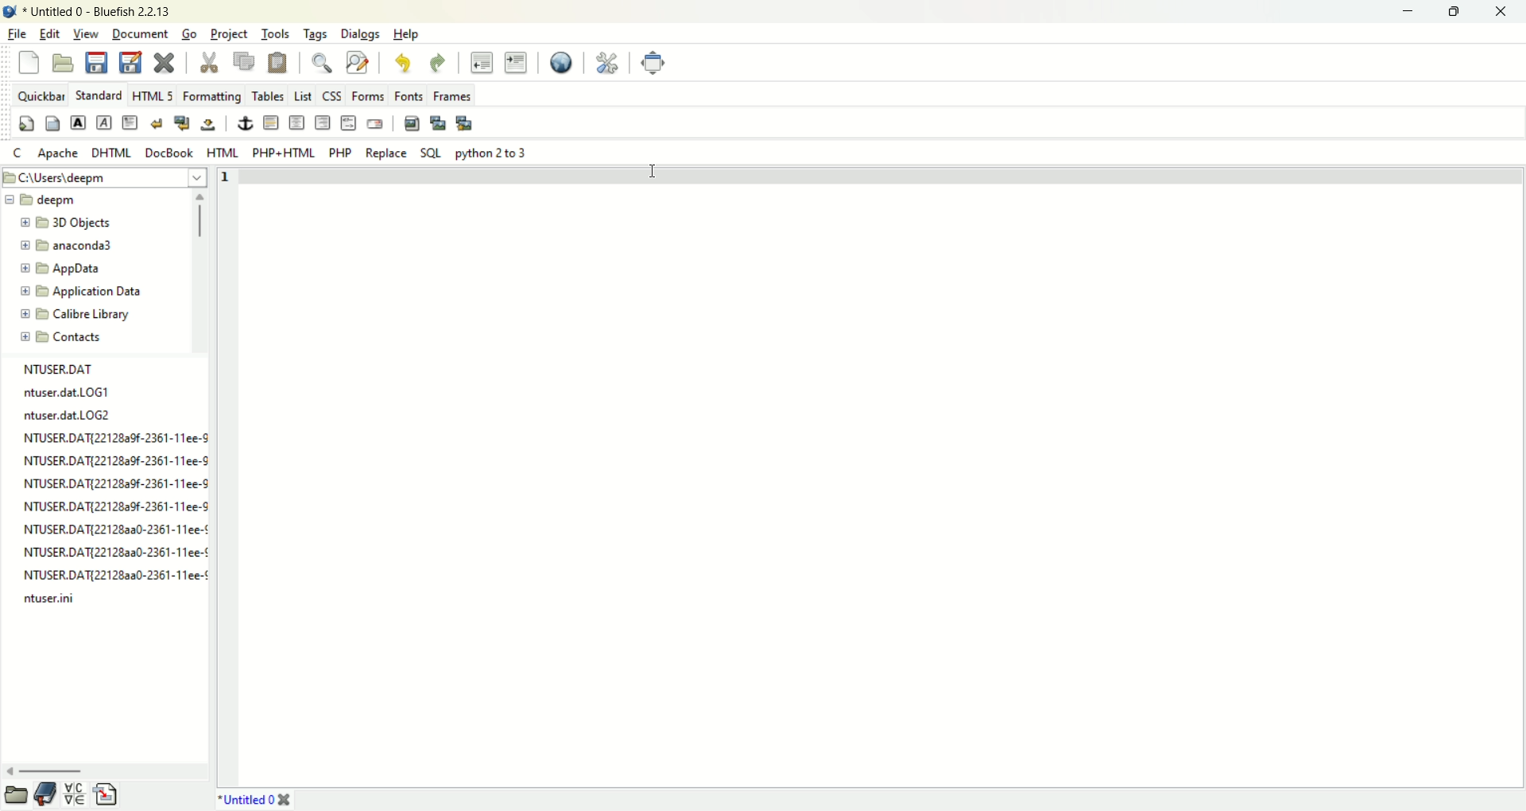 The width and height of the screenshot is (1526, 811). I want to click on cut, so click(208, 63).